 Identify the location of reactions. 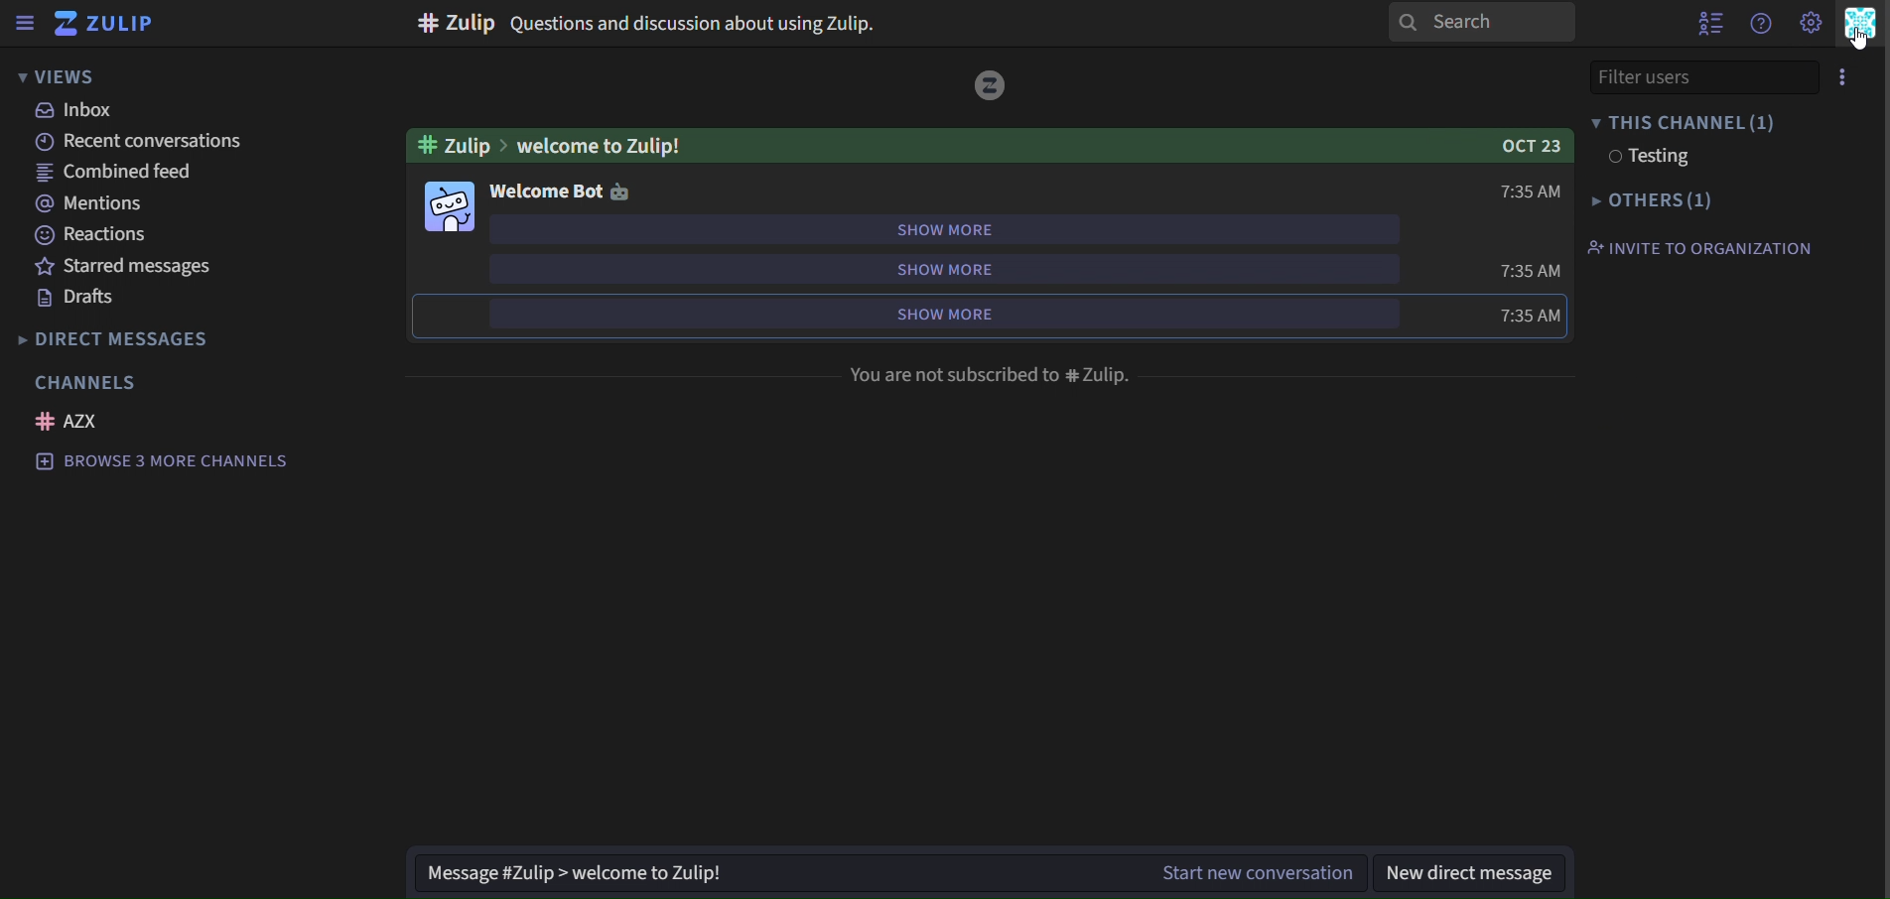
(98, 236).